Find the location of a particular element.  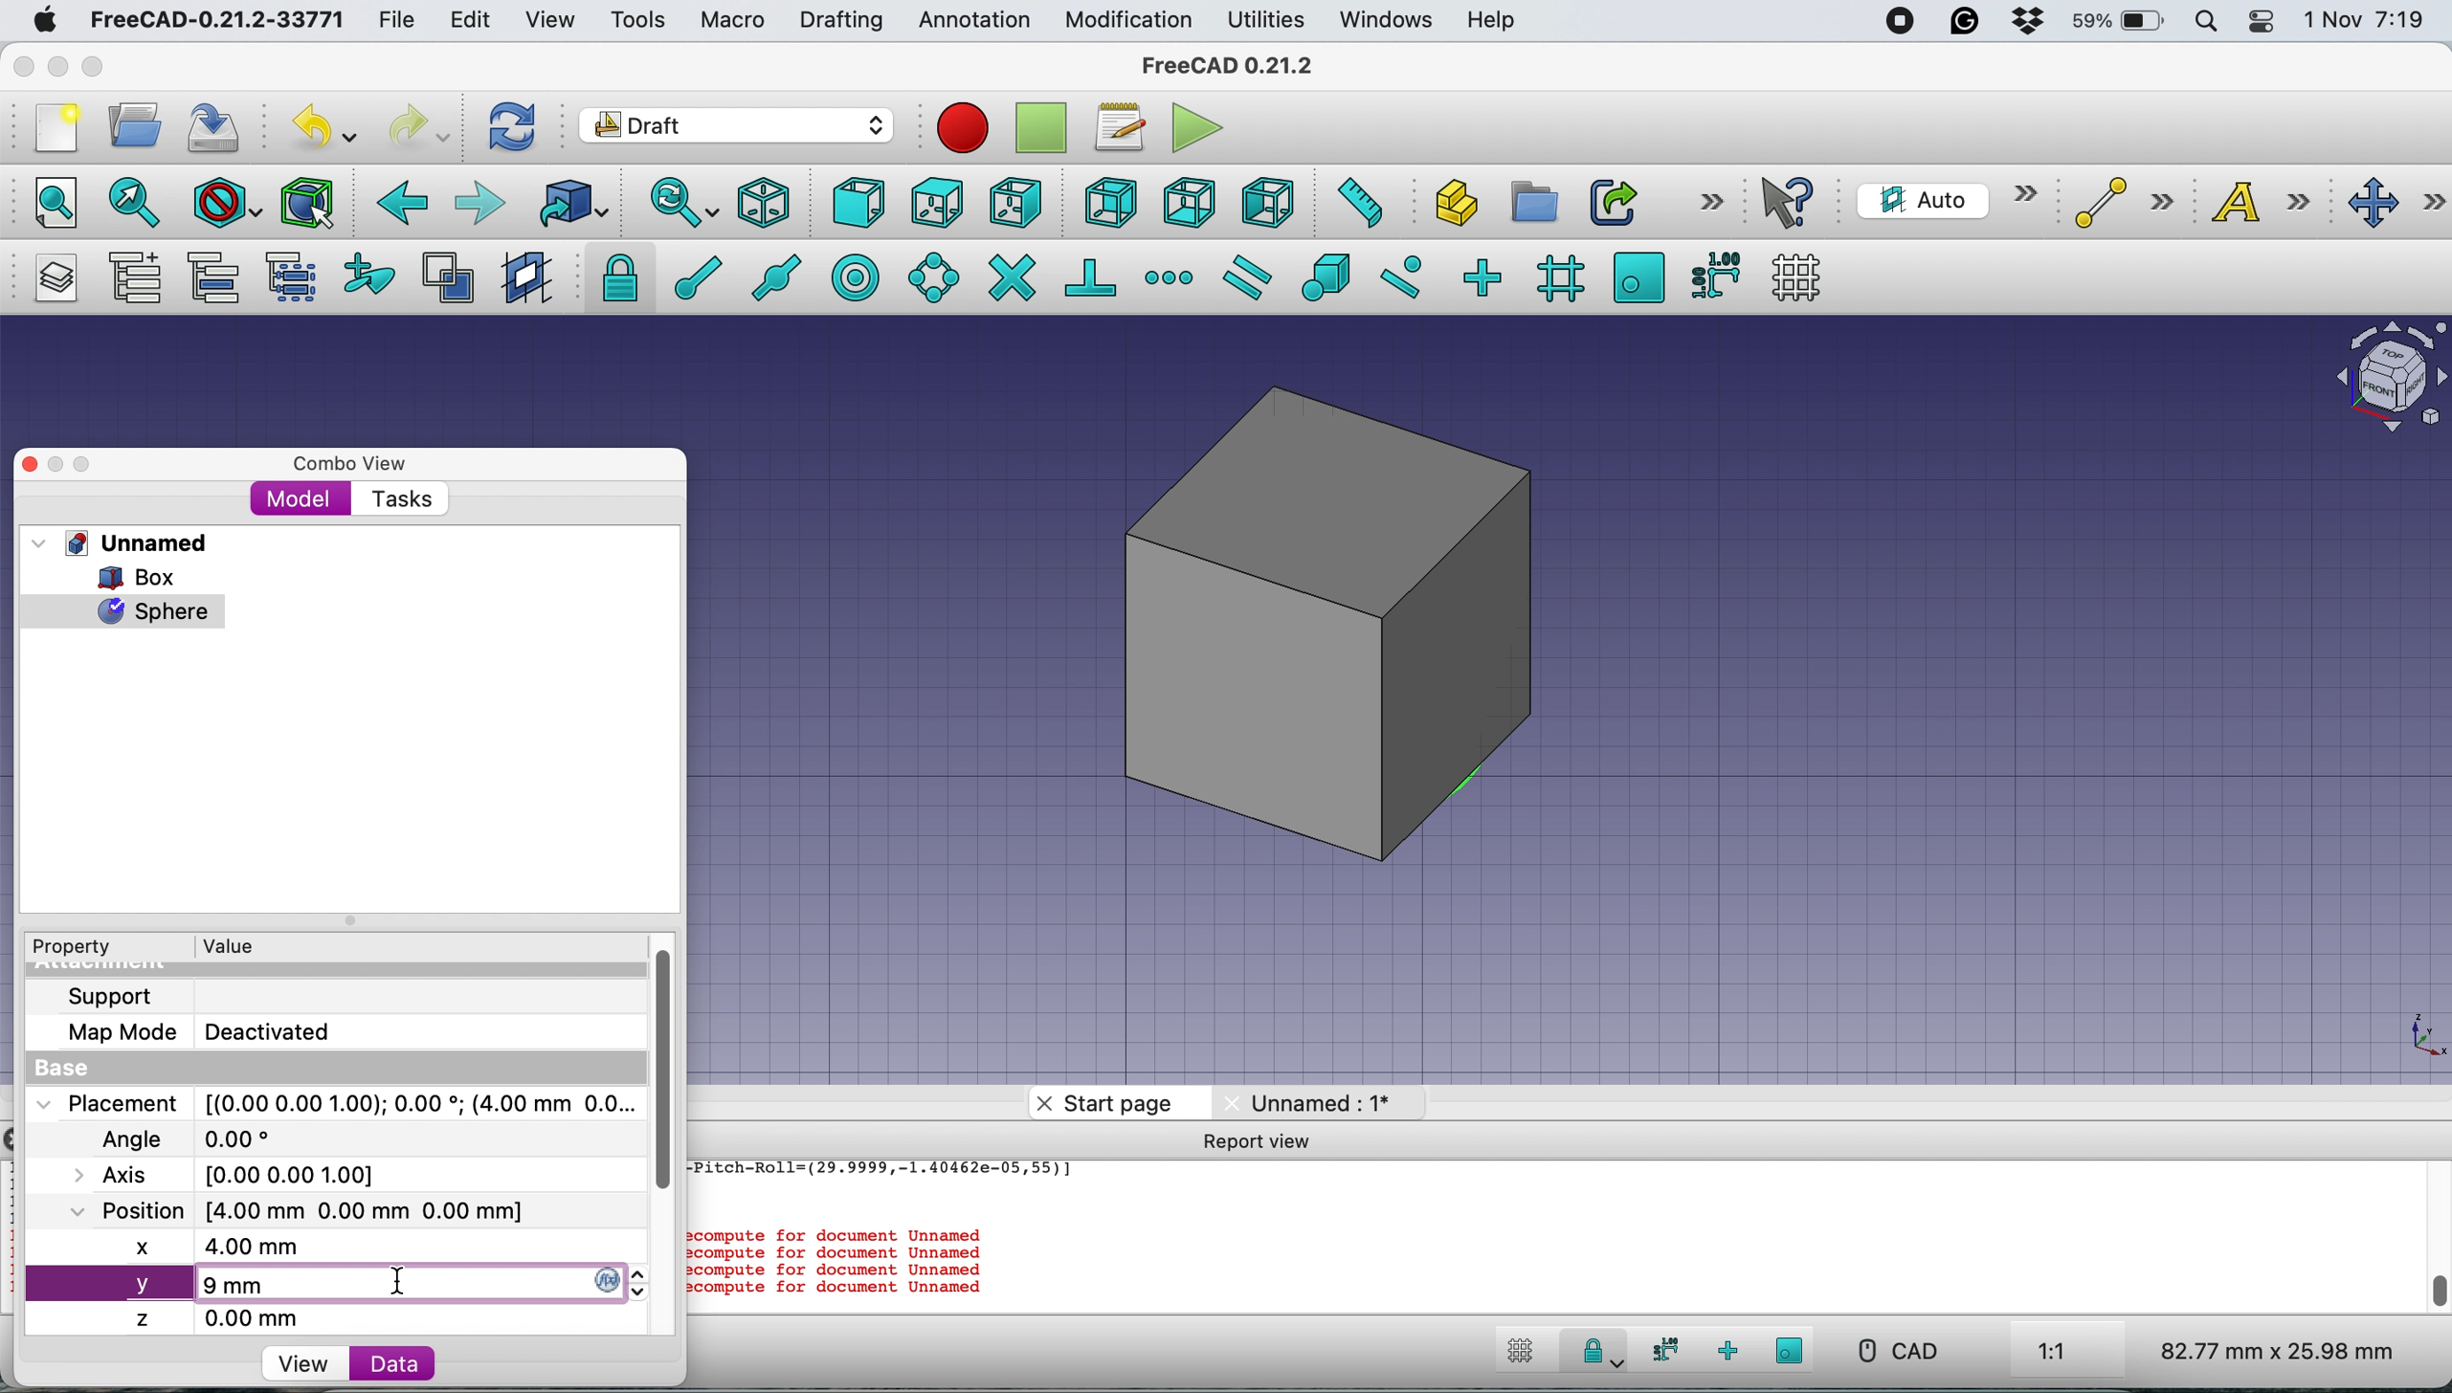

report view is located at coordinates (1272, 1143).